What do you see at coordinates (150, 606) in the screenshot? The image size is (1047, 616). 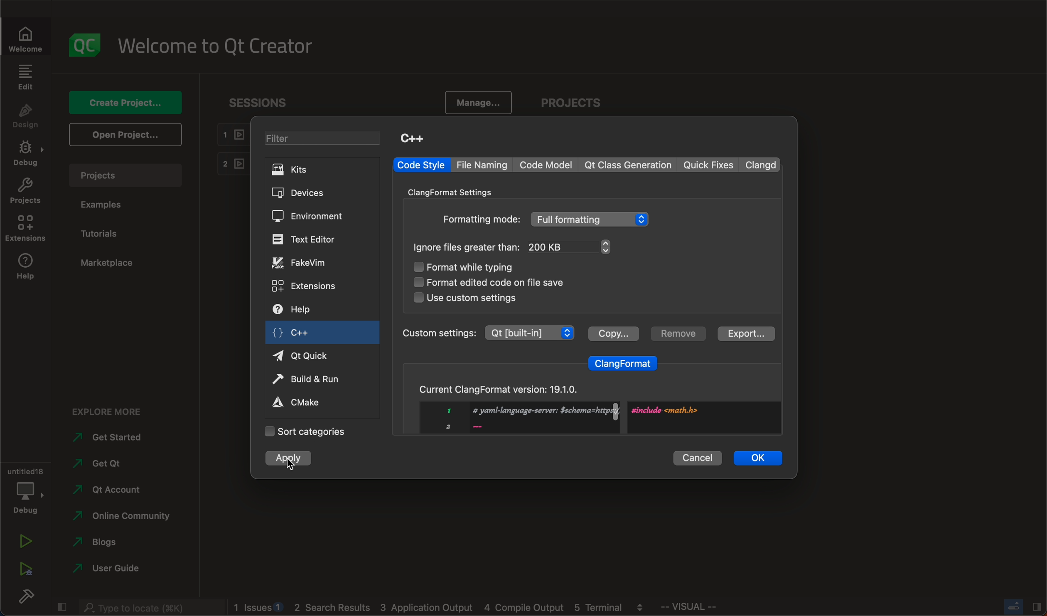 I see `search bar` at bounding box center [150, 606].